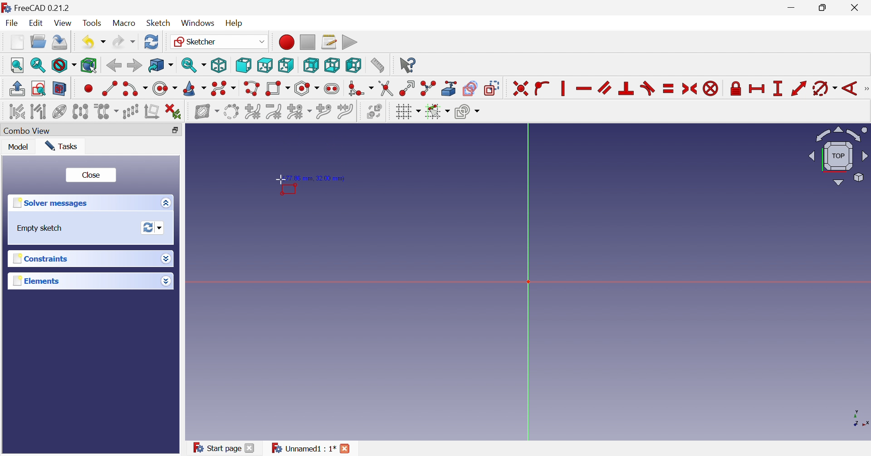 This screenshot has height=456, width=871. I want to click on Constrain distance, so click(798, 88).